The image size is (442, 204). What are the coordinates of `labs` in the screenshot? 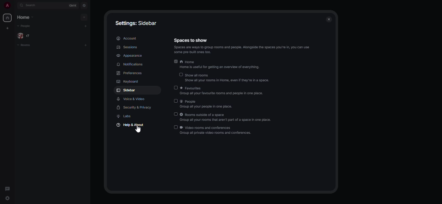 It's located at (126, 116).